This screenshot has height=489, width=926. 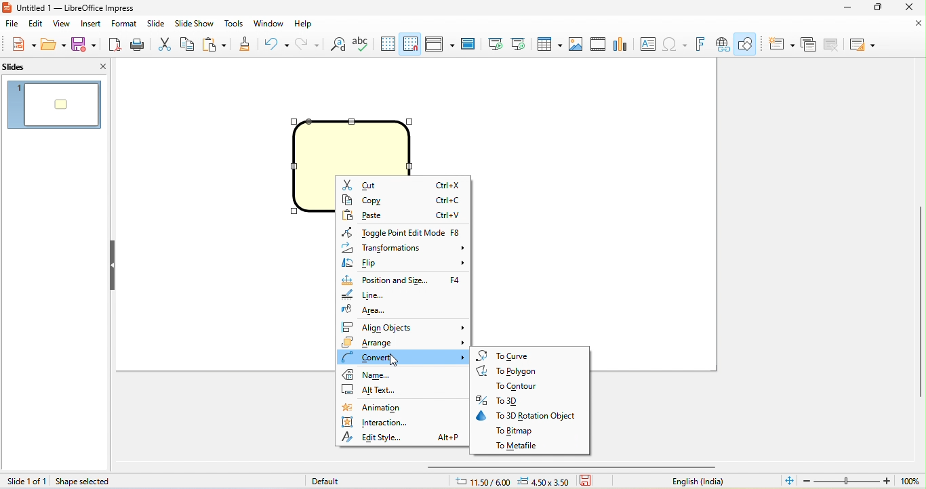 What do you see at coordinates (515, 433) in the screenshot?
I see `to bitmap` at bounding box center [515, 433].